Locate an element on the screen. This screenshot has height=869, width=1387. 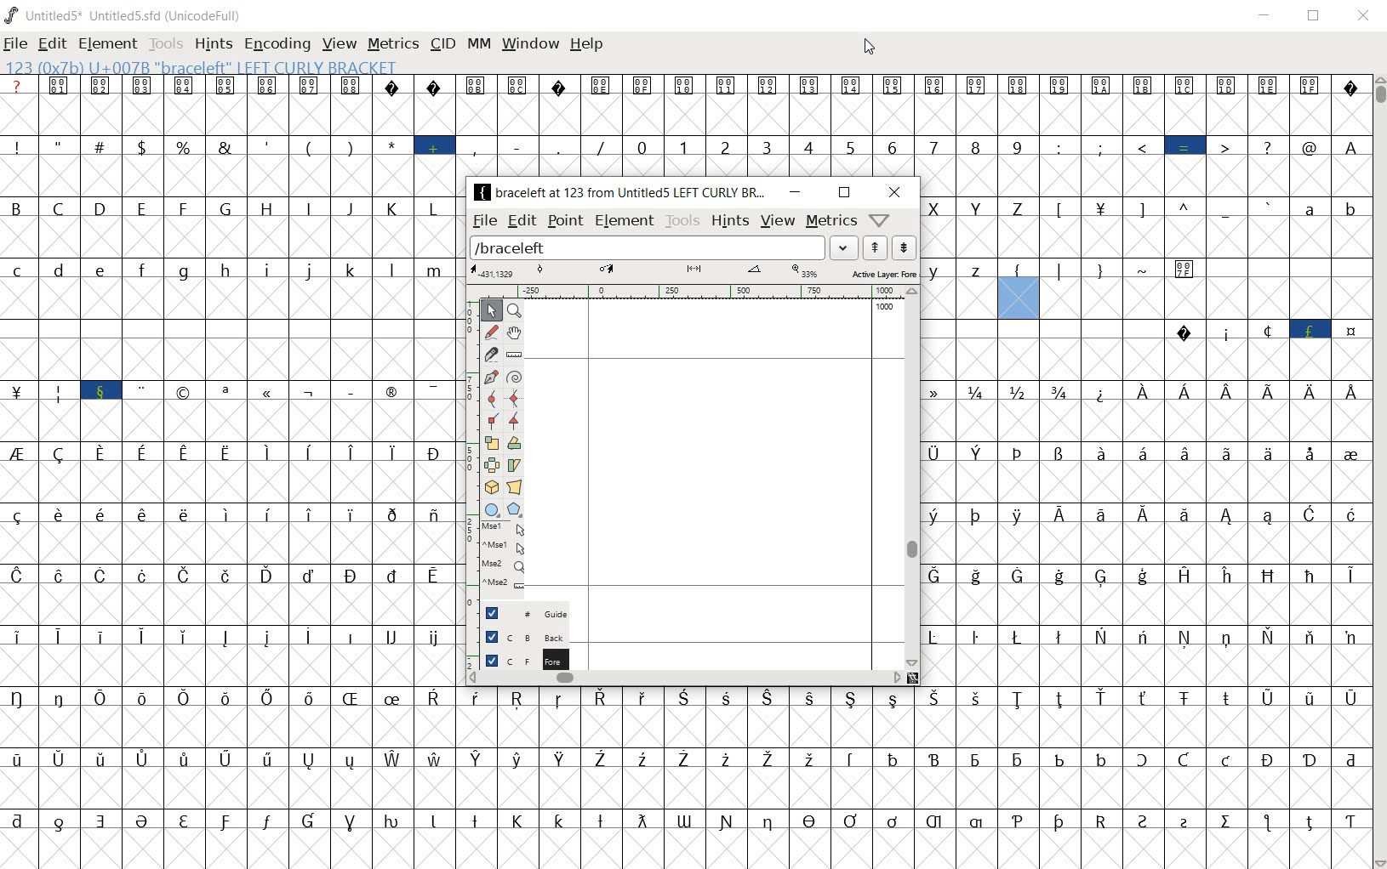
close is located at coordinates (1365, 13).